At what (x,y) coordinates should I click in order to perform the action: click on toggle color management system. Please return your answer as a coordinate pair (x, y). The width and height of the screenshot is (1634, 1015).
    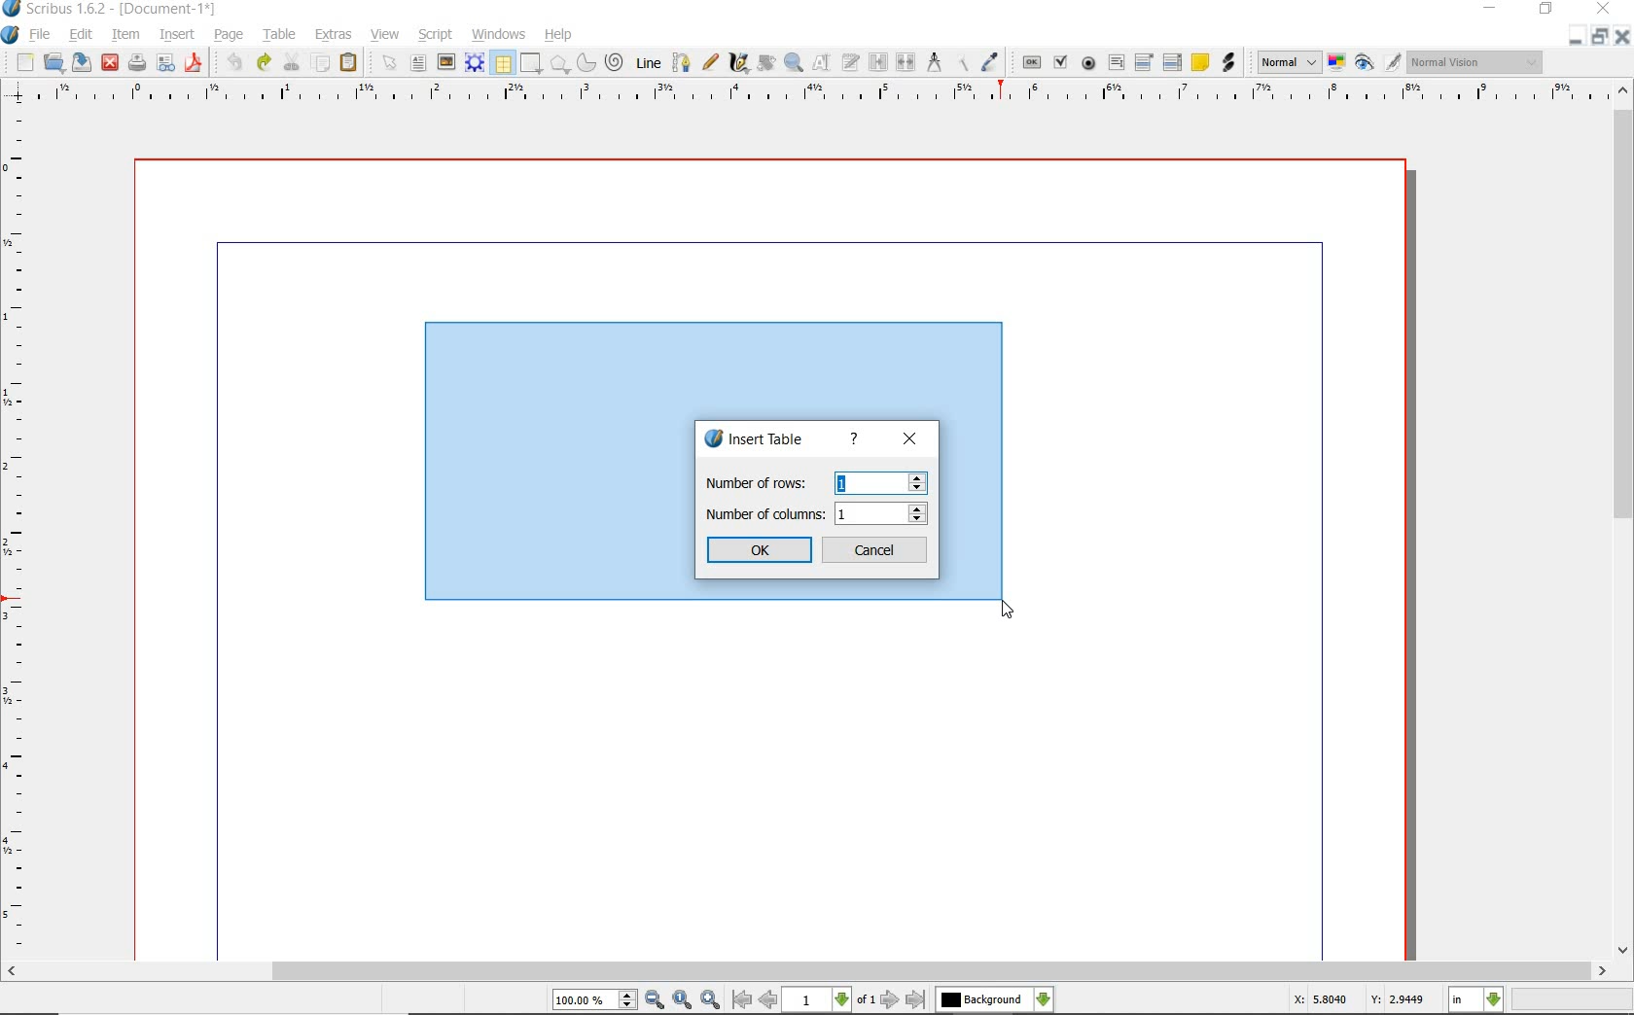
    Looking at the image, I should click on (1338, 64).